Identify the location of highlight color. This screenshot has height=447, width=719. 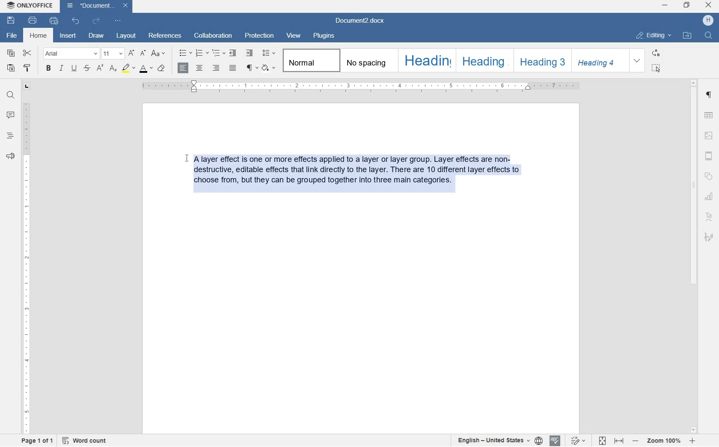
(128, 69).